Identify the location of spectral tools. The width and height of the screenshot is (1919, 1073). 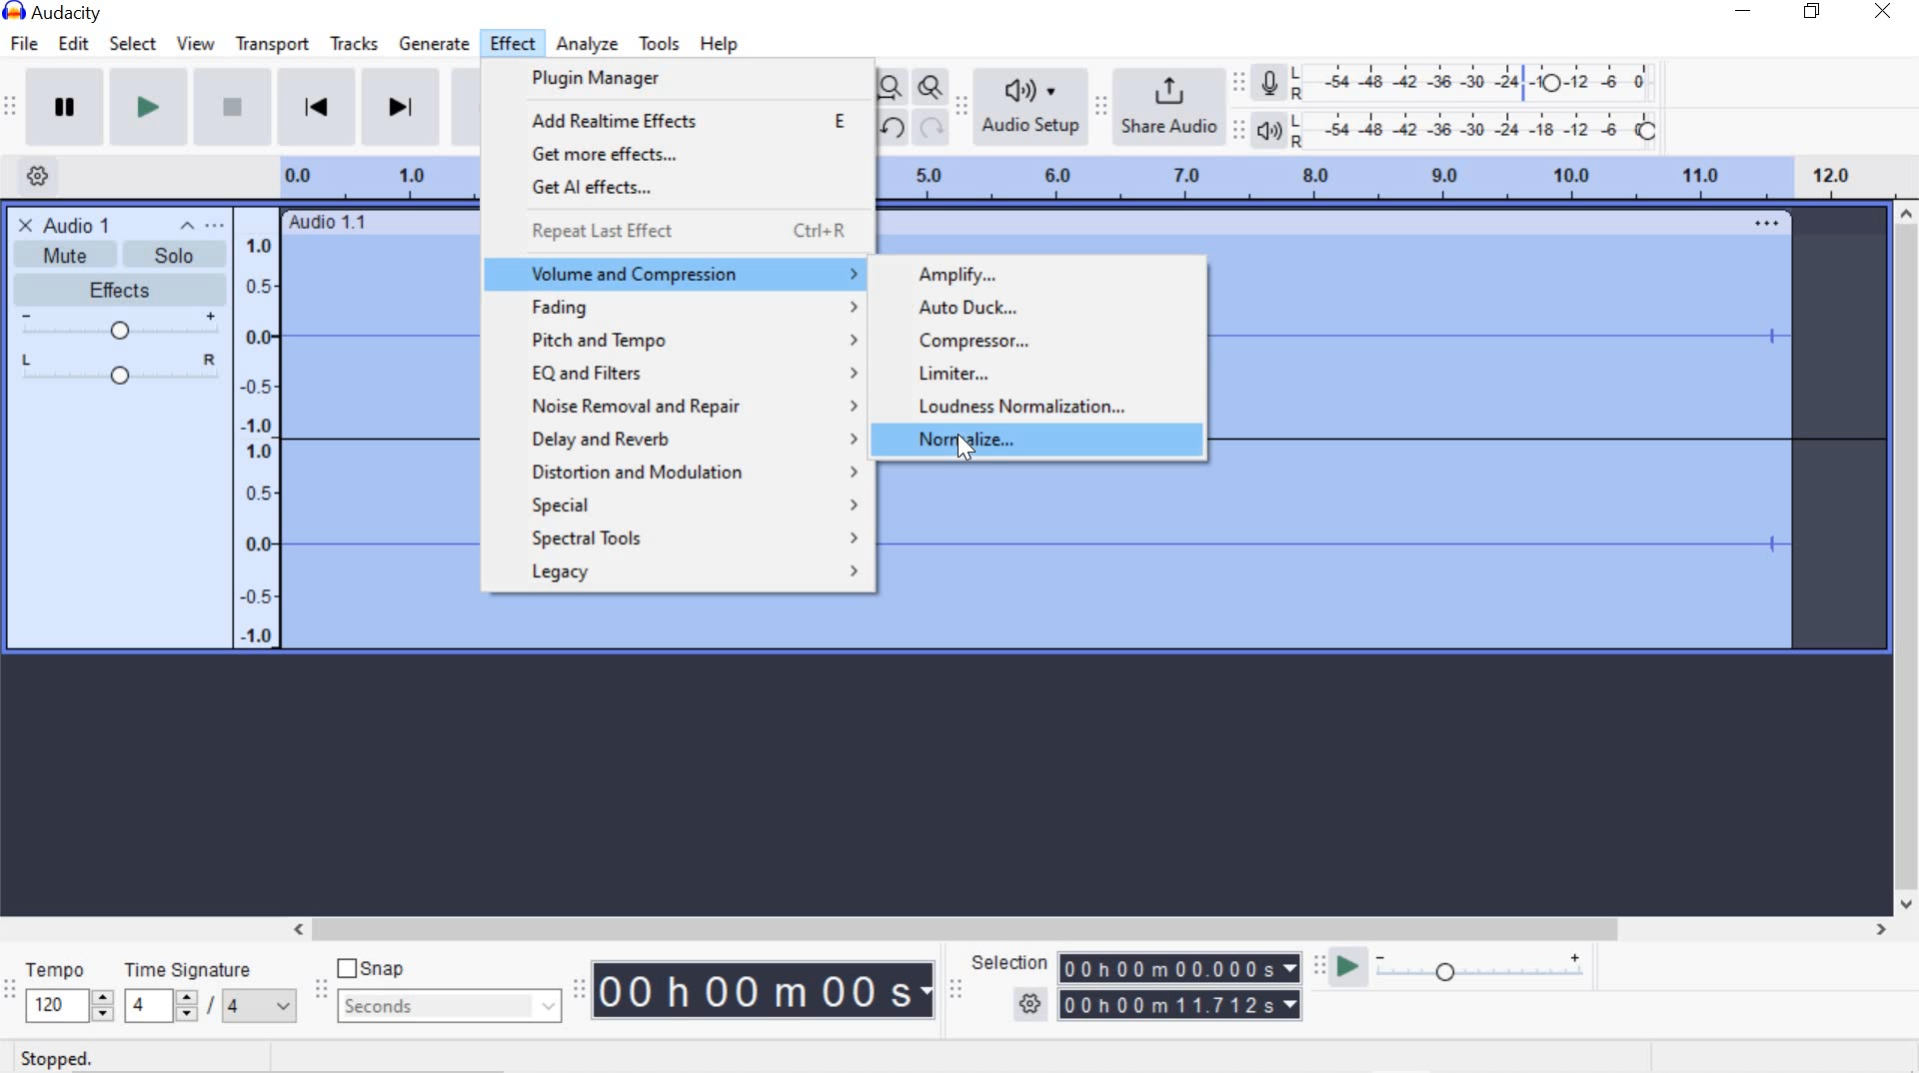
(692, 539).